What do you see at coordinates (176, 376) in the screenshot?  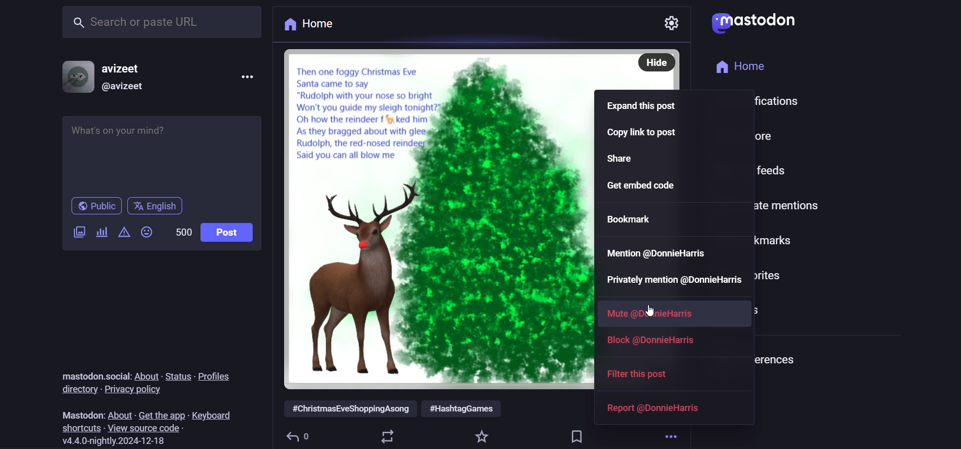 I see `status` at bounding box center [176, 376].